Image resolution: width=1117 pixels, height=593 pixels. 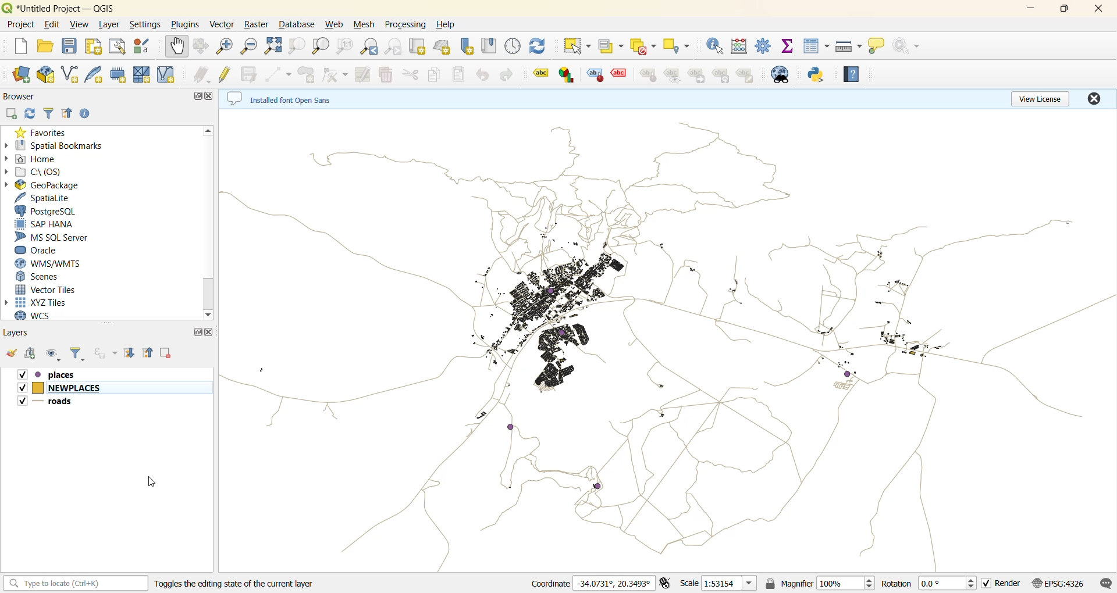 I want to click on linked label, so click(x=699, y=76).